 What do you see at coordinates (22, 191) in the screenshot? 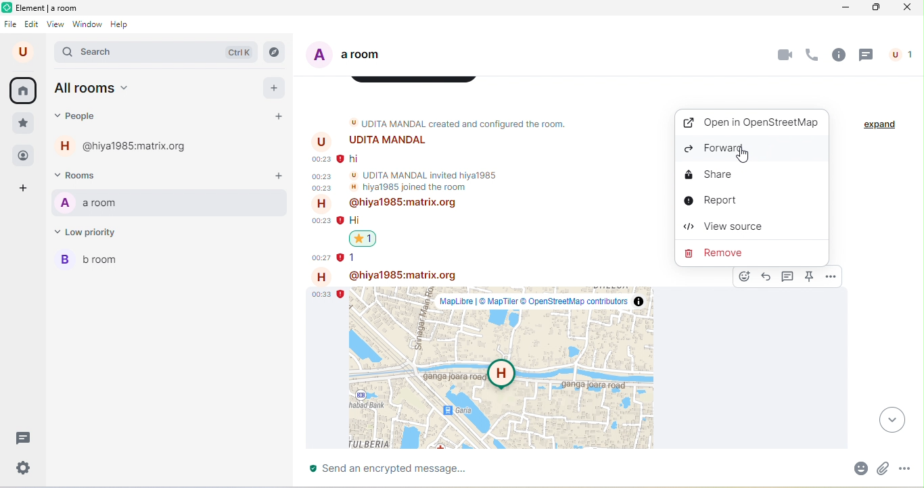
I see `add space` at bounding box center [22, 191].